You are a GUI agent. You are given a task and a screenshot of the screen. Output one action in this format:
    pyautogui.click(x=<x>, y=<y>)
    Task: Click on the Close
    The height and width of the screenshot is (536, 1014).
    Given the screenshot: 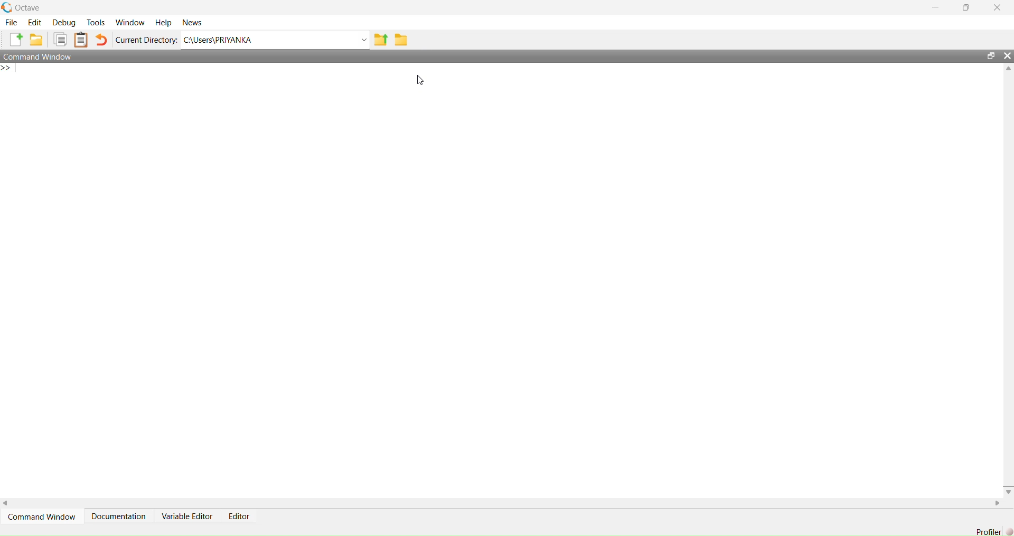 What is the action you would take?
    pyautogui.click(x=1008, y=55)
    